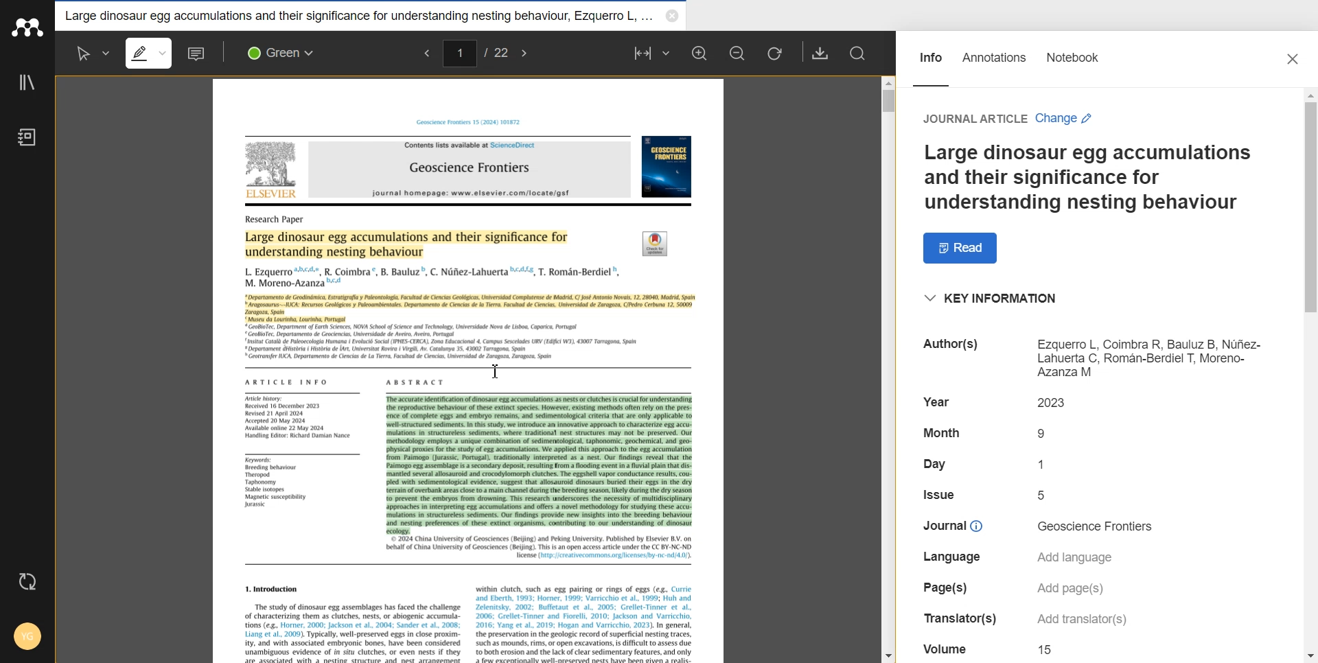  I want to click on logo, so click(656, 243).